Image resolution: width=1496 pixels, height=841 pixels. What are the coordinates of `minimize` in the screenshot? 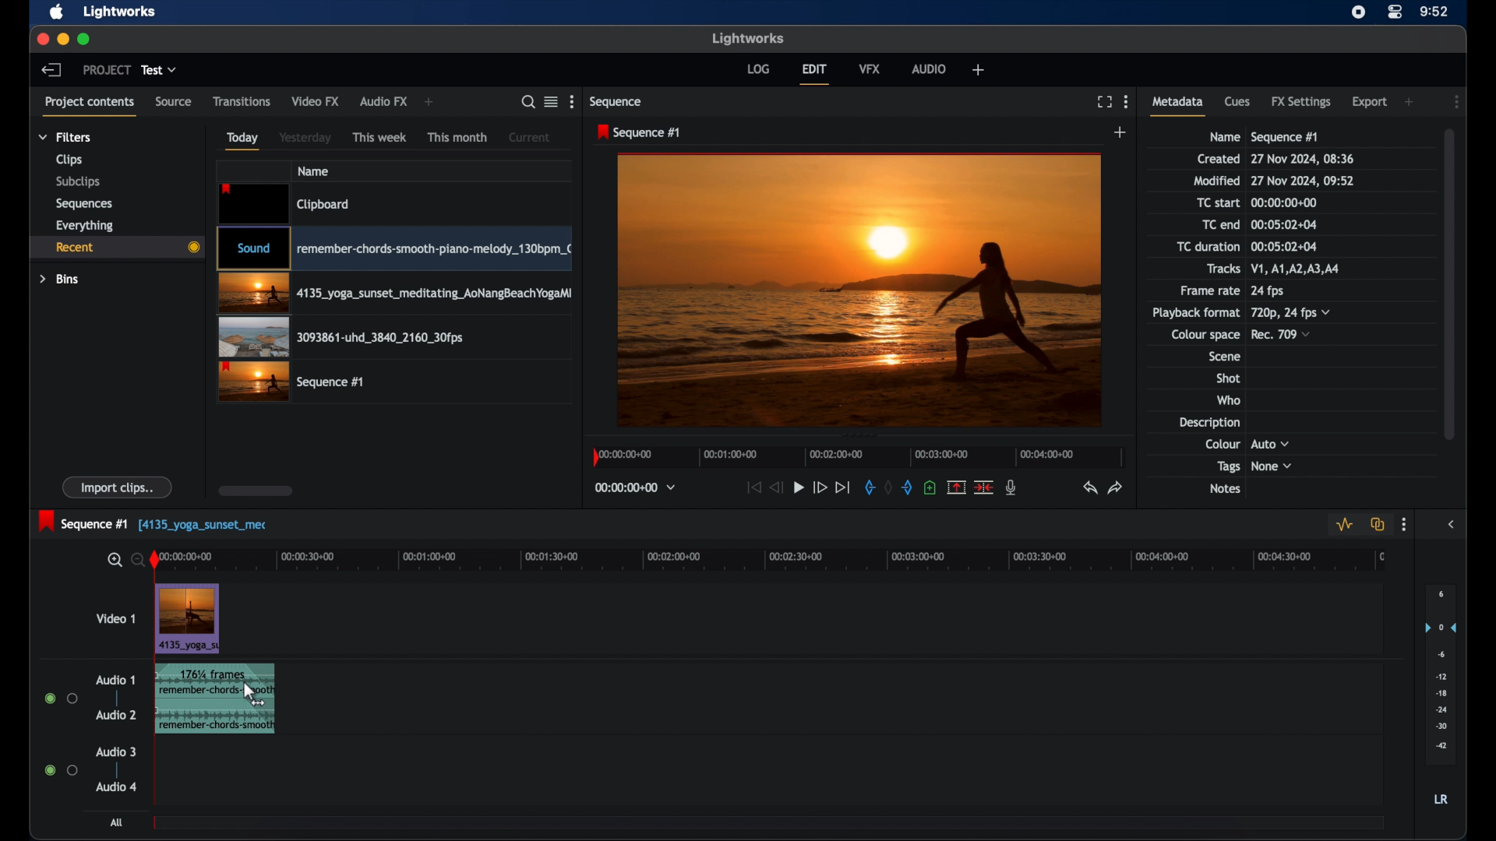 It's located at (62, 39).